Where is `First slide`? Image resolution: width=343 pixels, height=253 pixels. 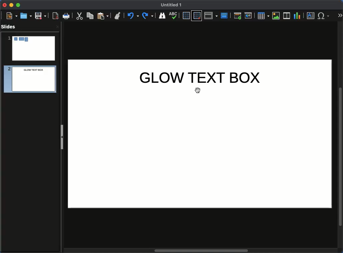 First slide is located at coordinates (238, 16).